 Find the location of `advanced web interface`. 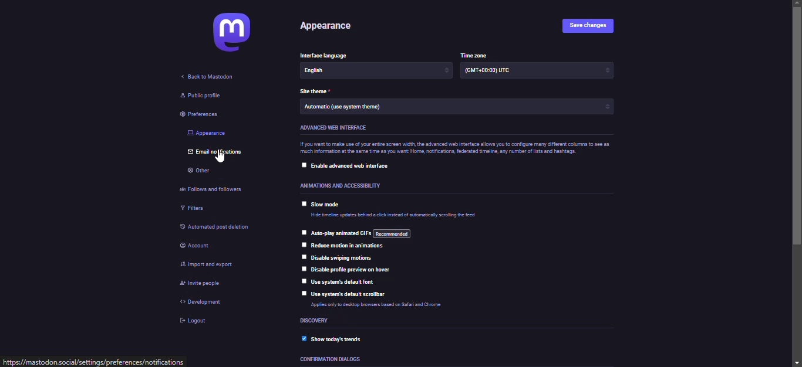

advanced web interface is located at coordinates (333, 127).